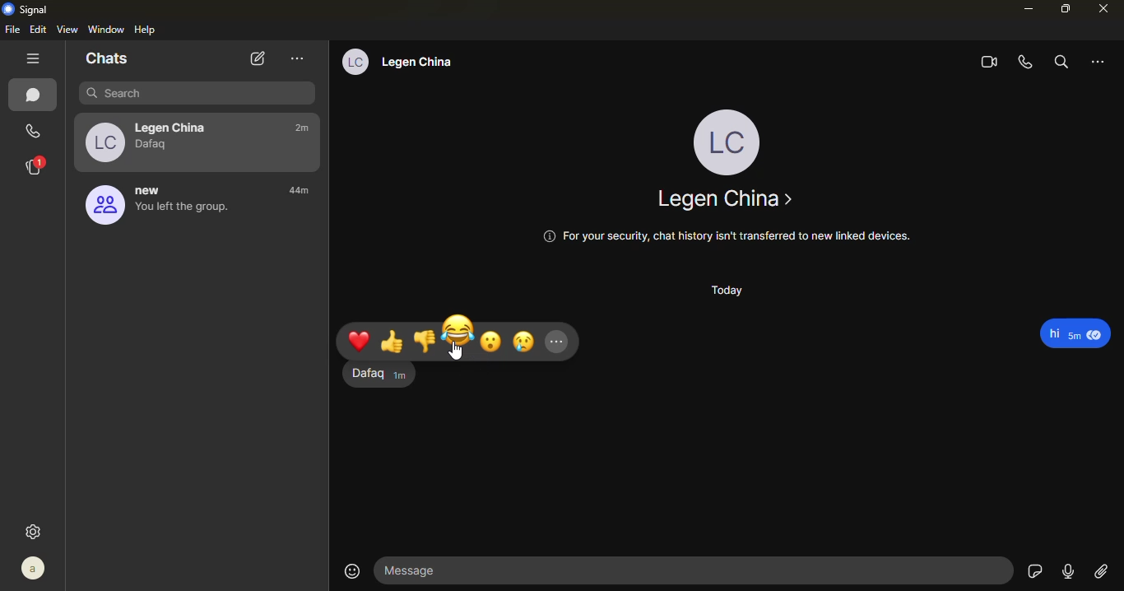 The width and height of the screenshot is (1124, 591). What do you see at coordinates (68, 29) in the screenshot?
I see `view` at bounding box center [68, 29].